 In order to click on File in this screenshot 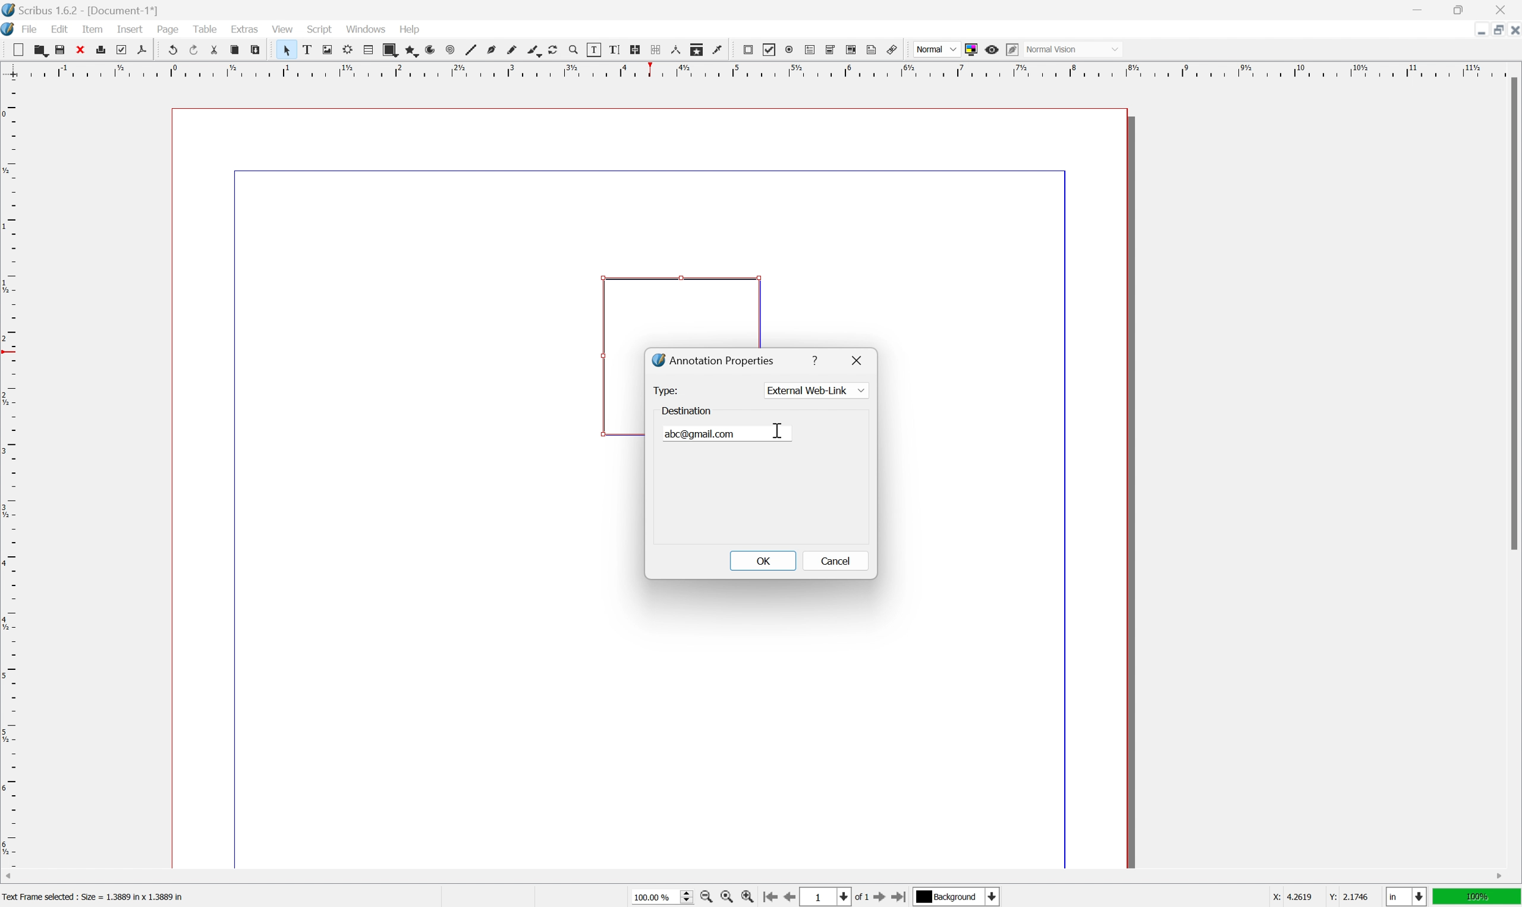, I will do `click(31, 29)`.